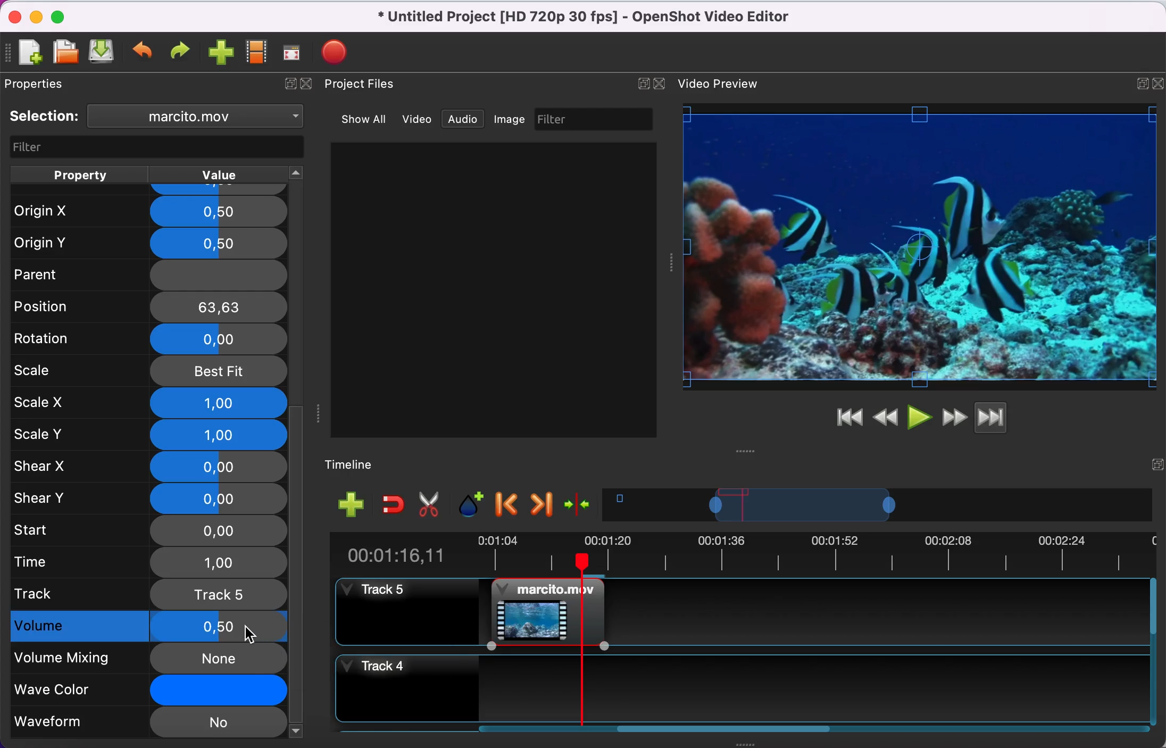 The width and height of the screenshot is (1166, 748). I want to click on track 5, so click(148, 594).